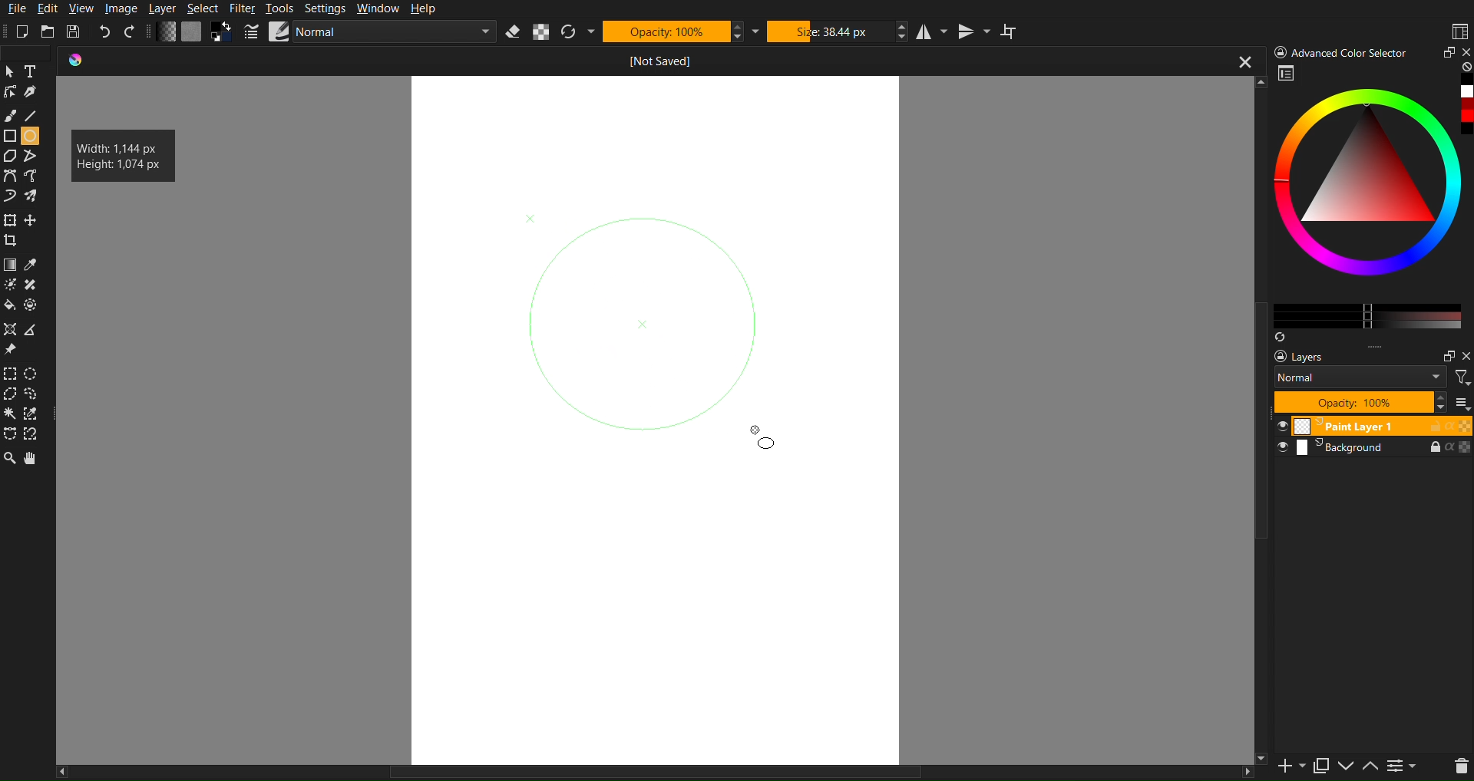 This screenshot has height=781, width=1474. I want to click on Vertical Mirror, so click(971, 31).